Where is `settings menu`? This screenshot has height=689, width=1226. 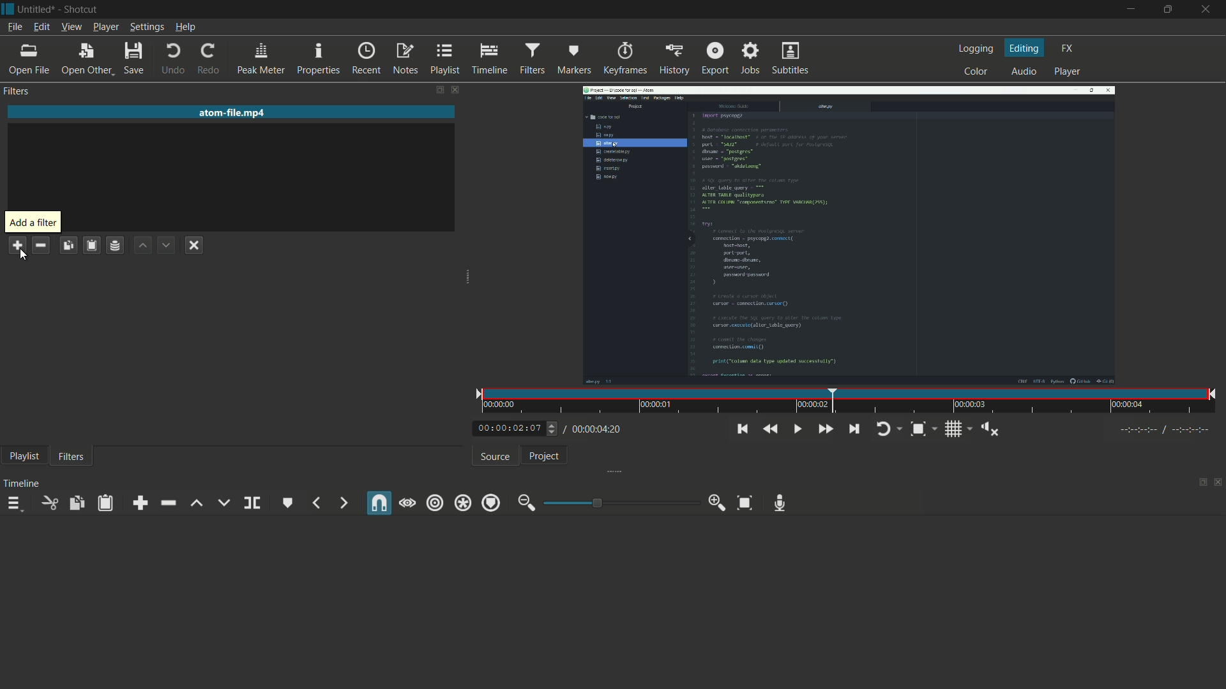
settings menu is located at coordinates (146, 27).